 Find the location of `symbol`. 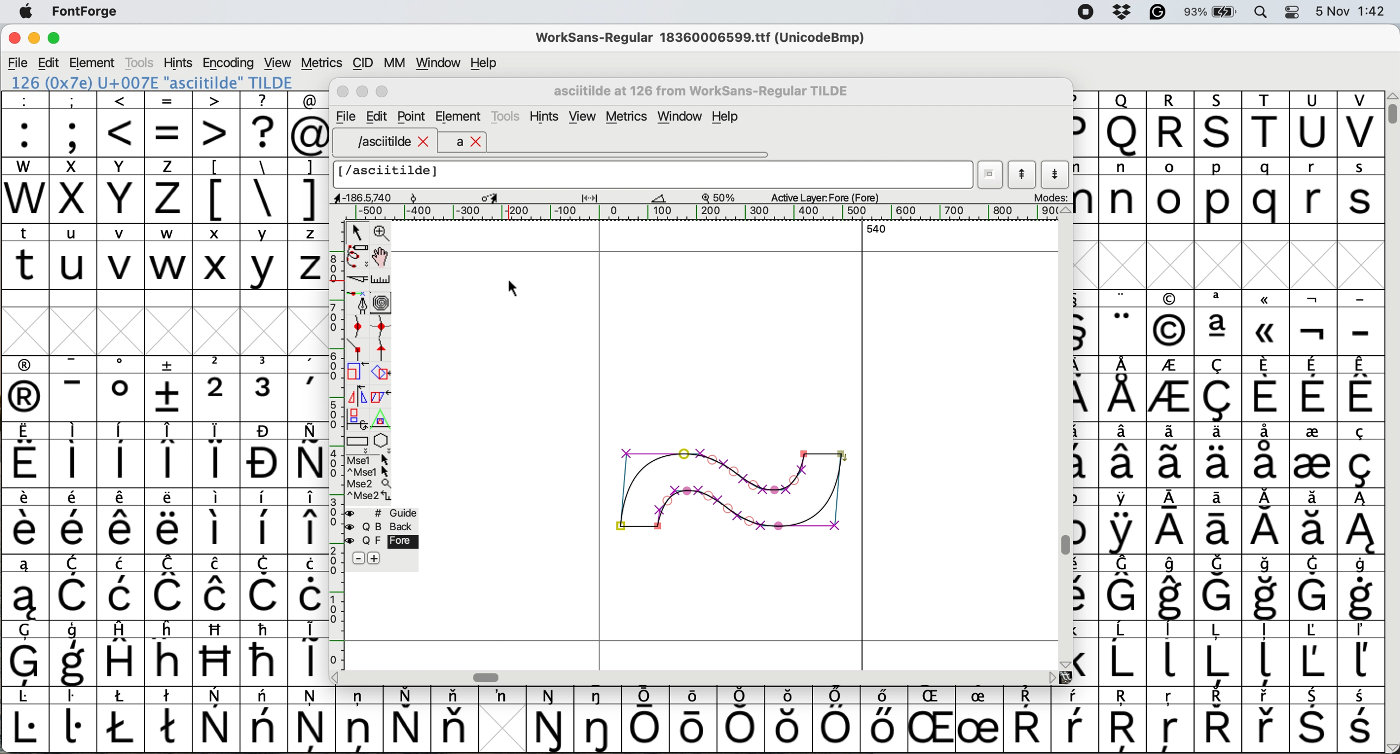

symbol is located at coordinates (25, 720).